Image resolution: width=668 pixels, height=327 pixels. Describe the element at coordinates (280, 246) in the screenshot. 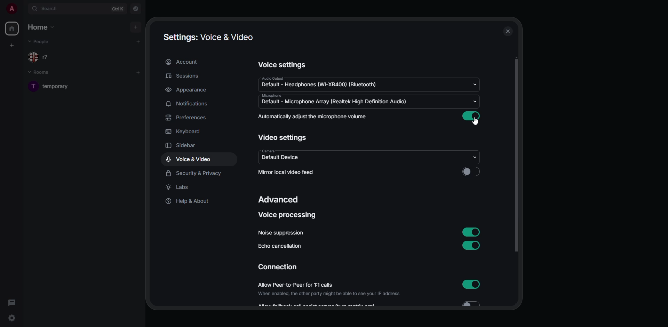

I see `echo cancellation` at that location.